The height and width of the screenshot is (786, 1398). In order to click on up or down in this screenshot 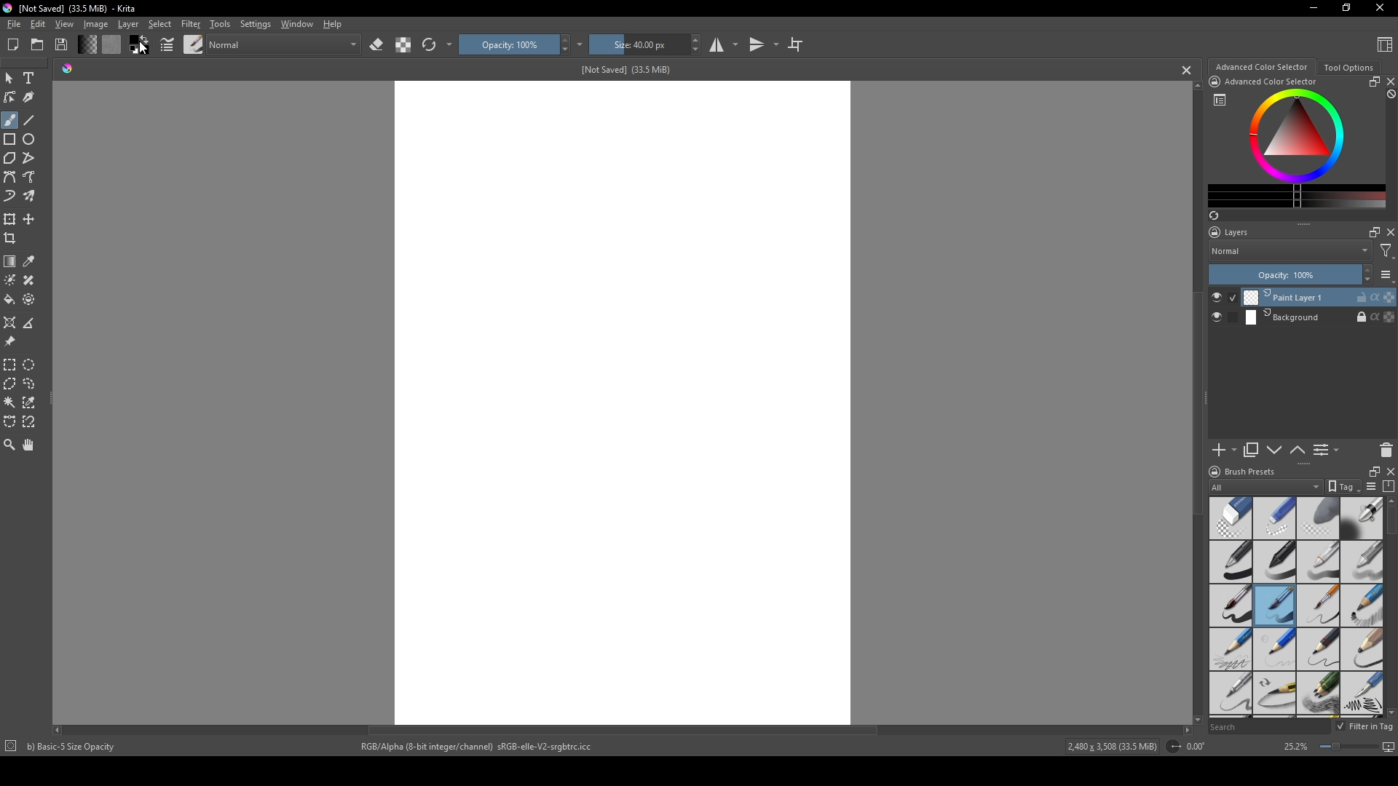, I will do `click(1298, 450)`.